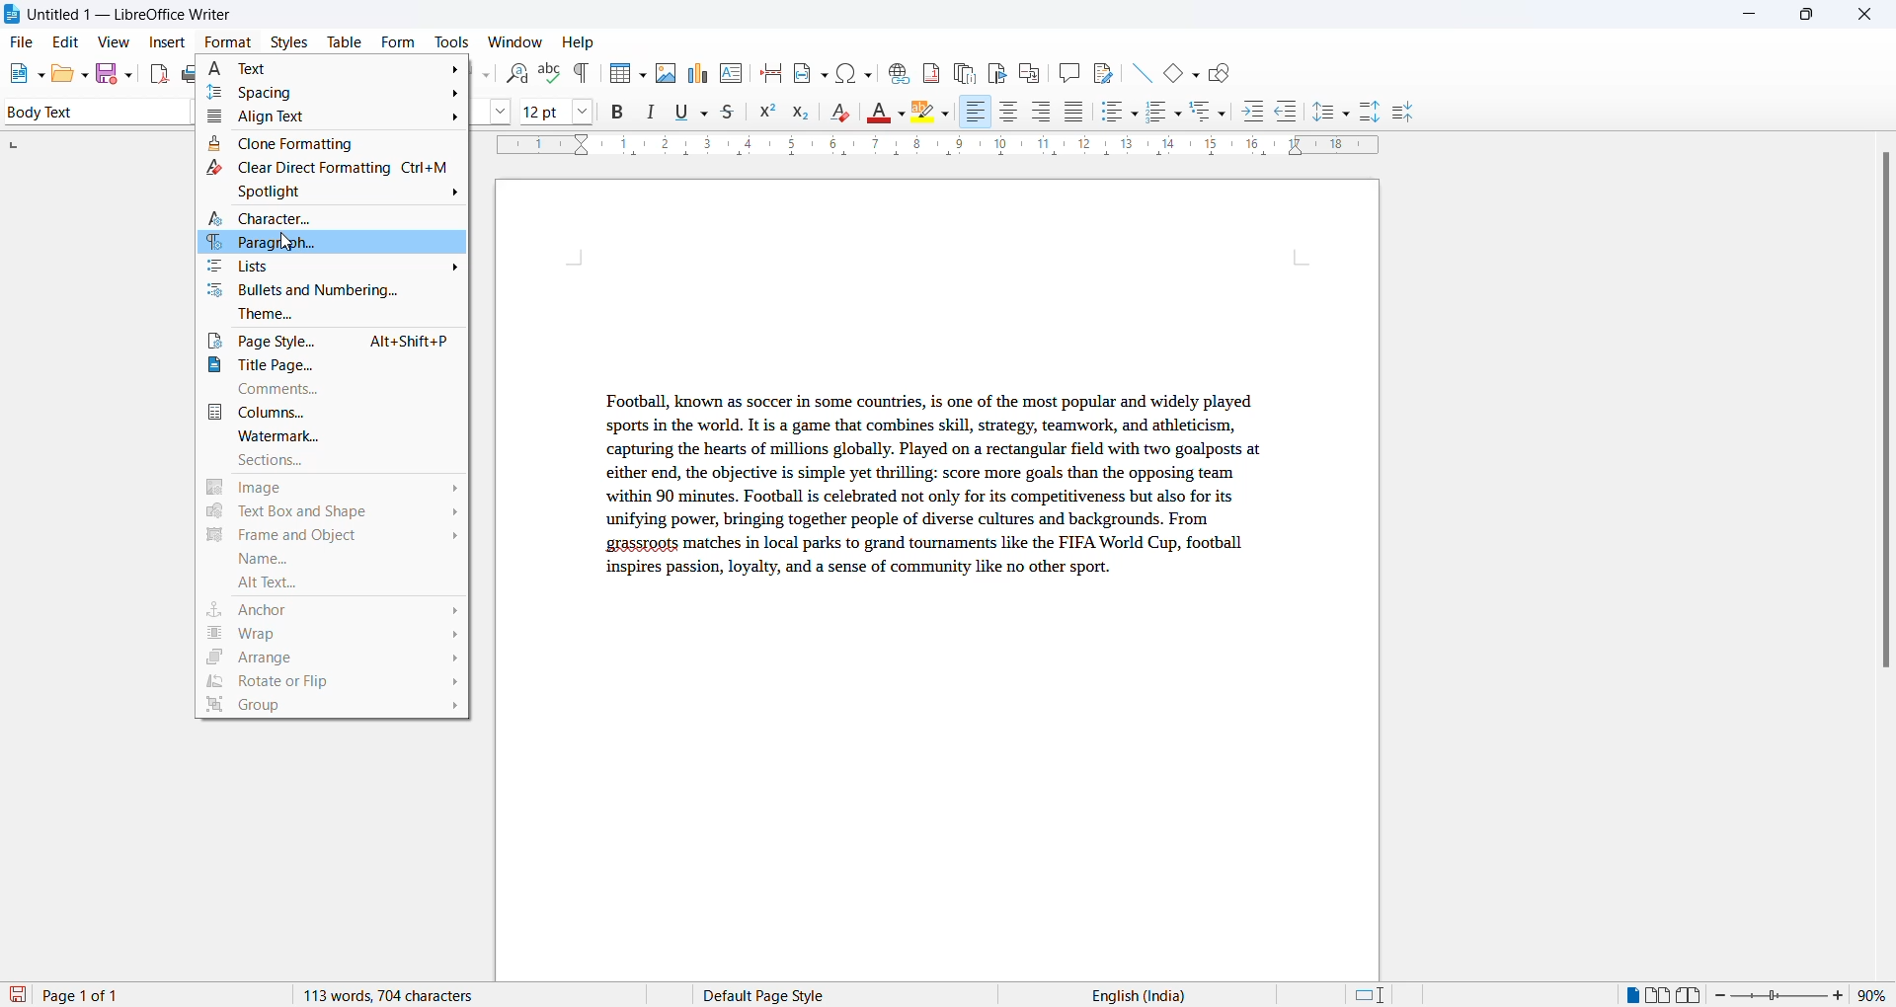 The height and width of the screenshot is (1007, 1896). I want to click on insert bookmarks, so click(996, 70).